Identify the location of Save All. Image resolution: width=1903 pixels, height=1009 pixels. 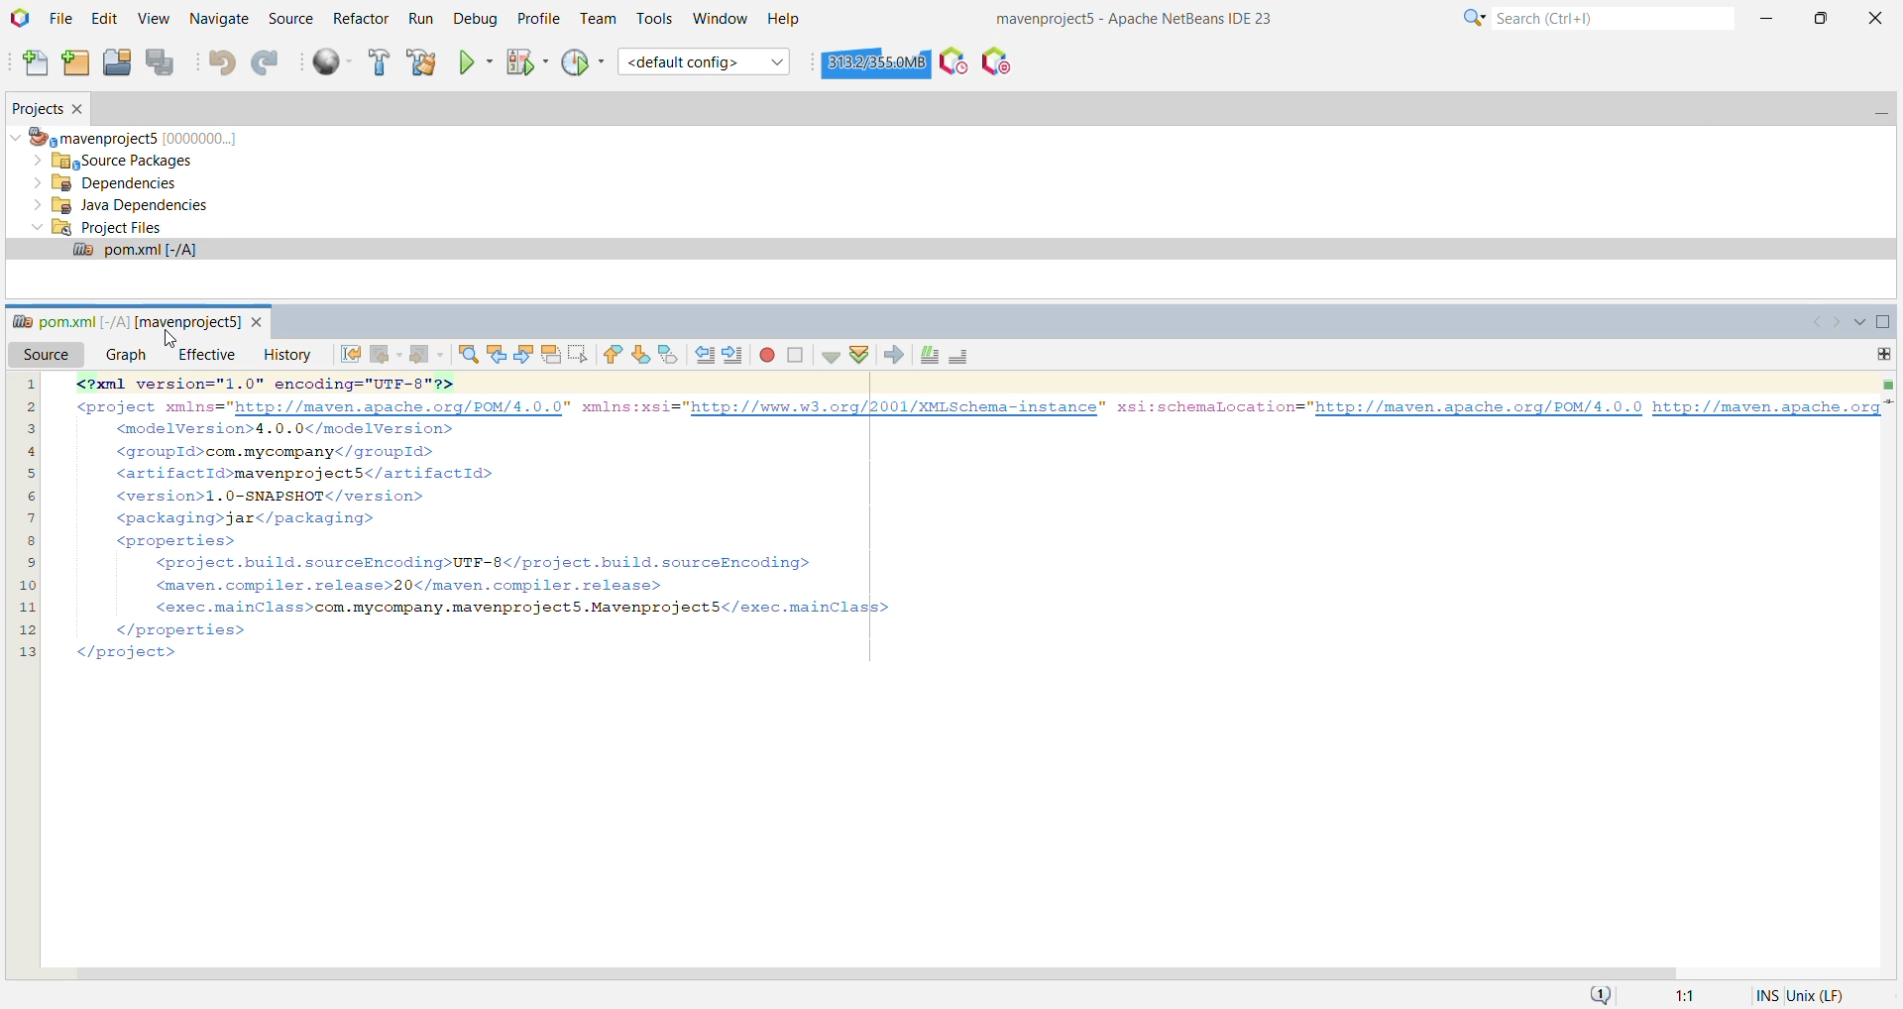
(164, 63).